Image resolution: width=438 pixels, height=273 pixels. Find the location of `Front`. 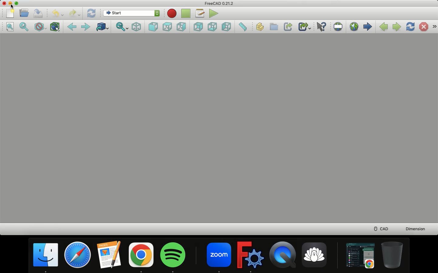

Front is located at coordinates (153, 26).